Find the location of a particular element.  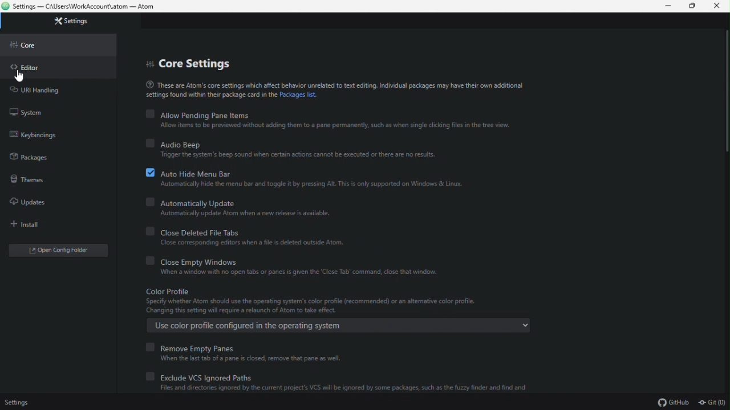

Use color profile configured in the operating system is located at coordinates (342, 324).